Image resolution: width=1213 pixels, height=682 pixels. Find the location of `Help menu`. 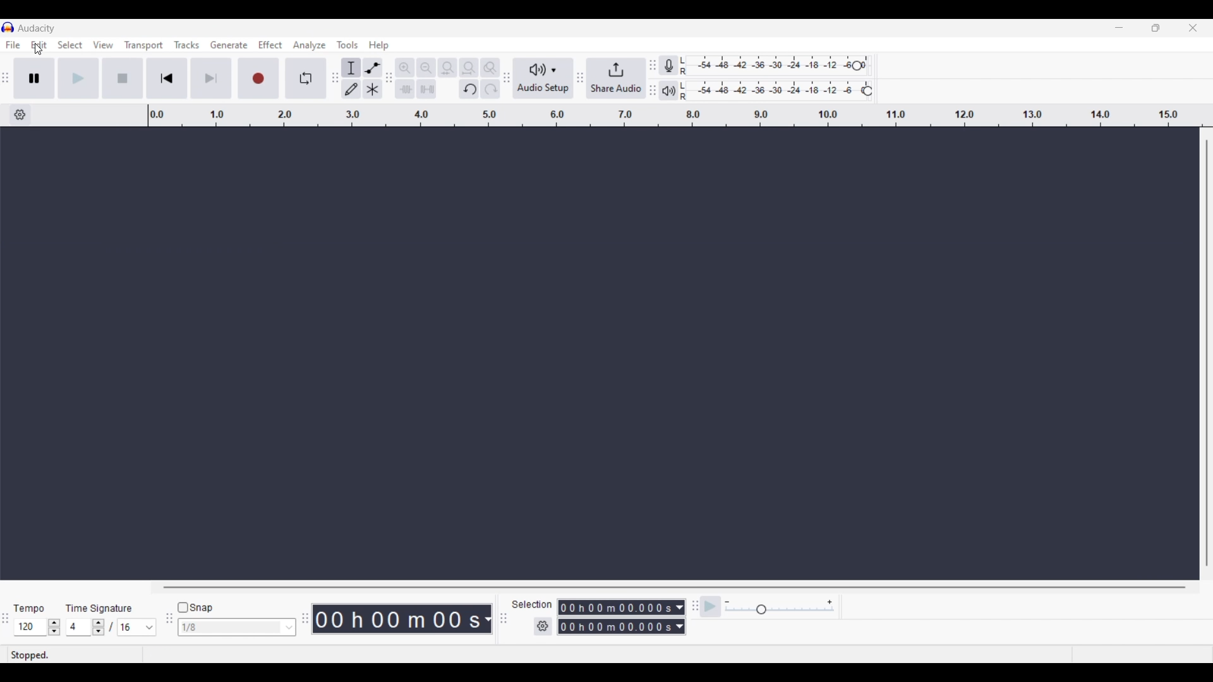

Help menu is located at coordinates (378, 45).